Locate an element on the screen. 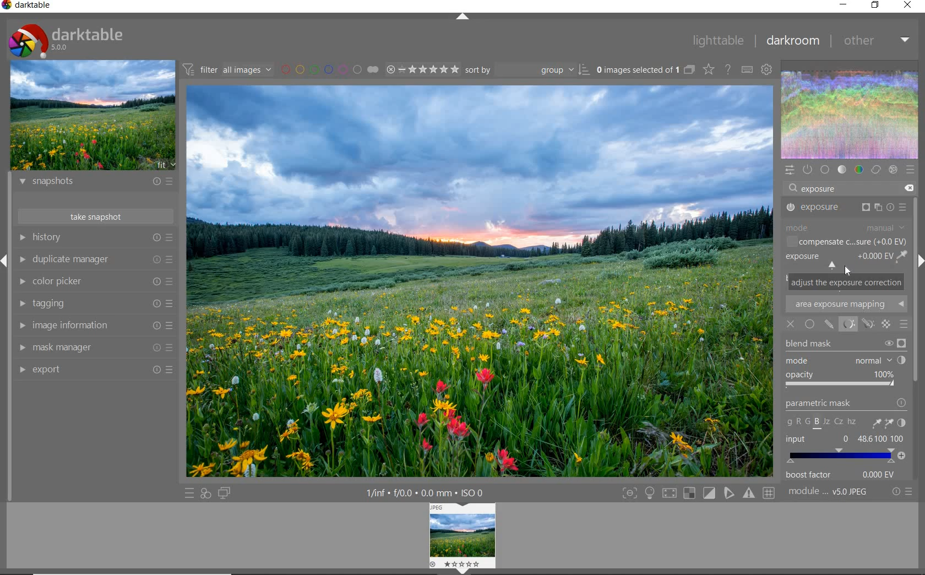 The width and height of the screenshot is (925, 575). parametric mask is located at coordinates (846, 414).